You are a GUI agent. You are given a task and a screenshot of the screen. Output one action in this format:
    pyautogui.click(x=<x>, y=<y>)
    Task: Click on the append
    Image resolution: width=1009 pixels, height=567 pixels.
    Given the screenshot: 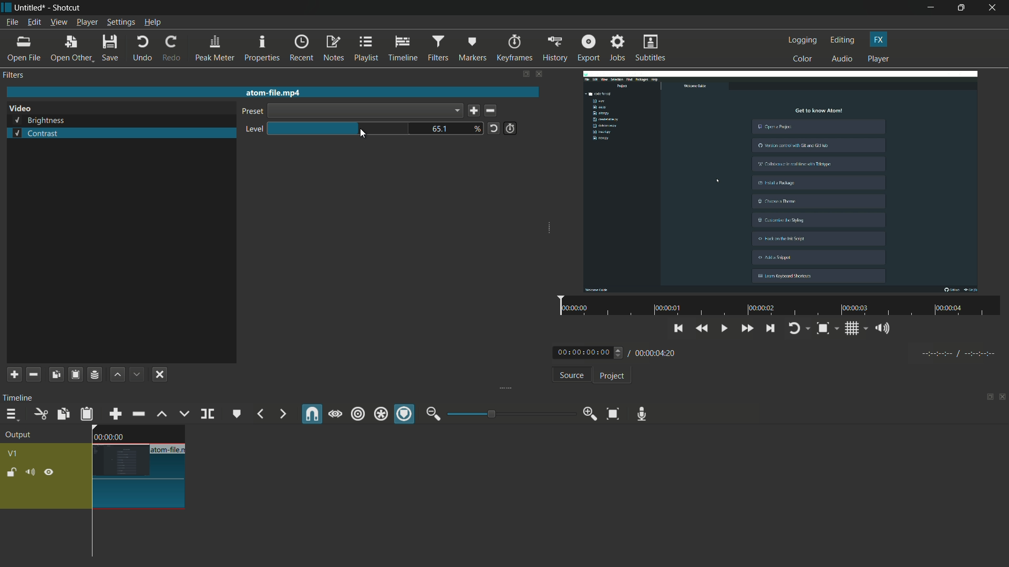 What is the action you would take?
    pyautogui.click(x=114, y=414)
    